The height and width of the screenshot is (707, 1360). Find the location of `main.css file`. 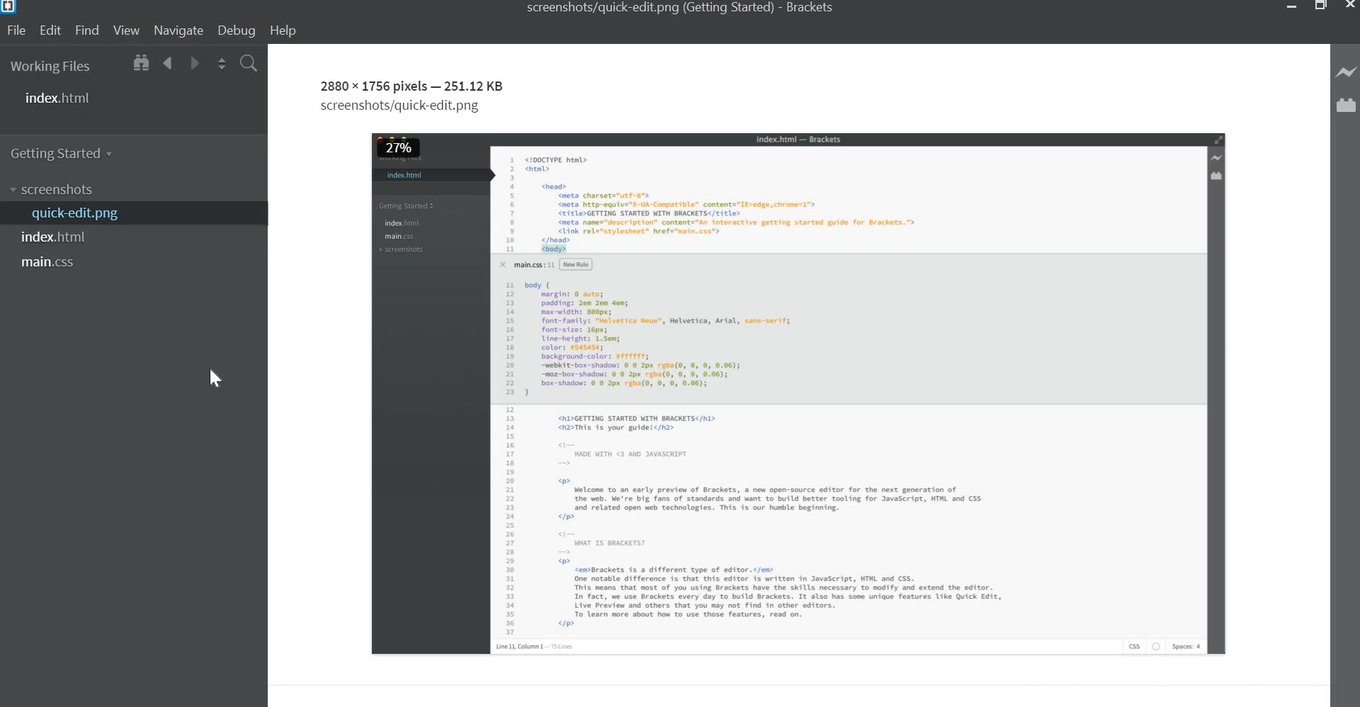

main.css file is located at coordinates (52, 263).